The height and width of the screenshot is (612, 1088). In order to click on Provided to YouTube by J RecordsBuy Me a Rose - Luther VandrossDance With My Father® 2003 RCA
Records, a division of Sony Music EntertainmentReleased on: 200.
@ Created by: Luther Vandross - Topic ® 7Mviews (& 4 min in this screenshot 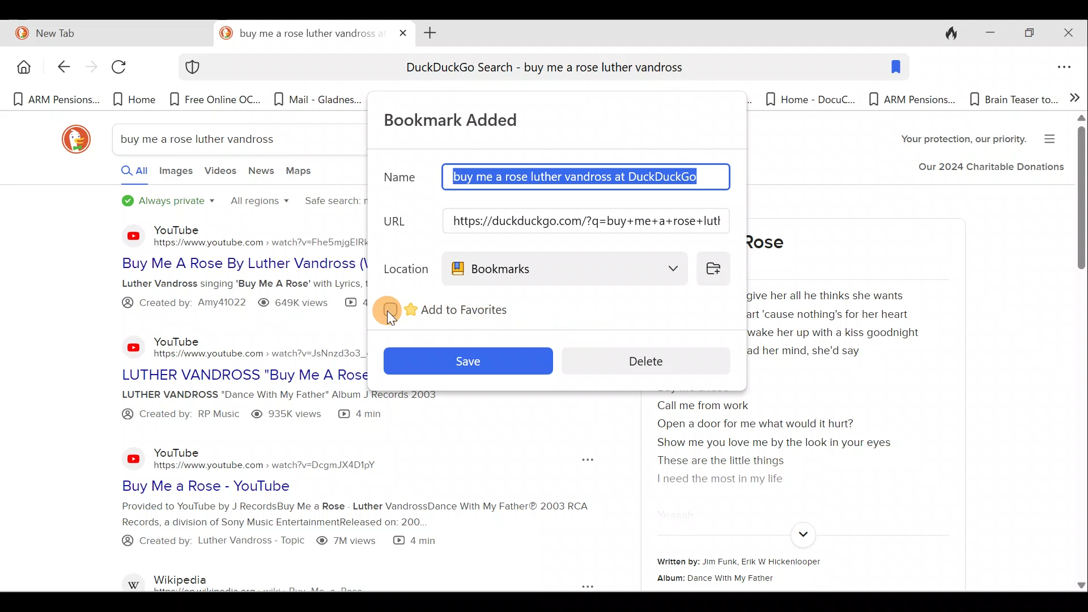, I will do `click(324, 531)`.